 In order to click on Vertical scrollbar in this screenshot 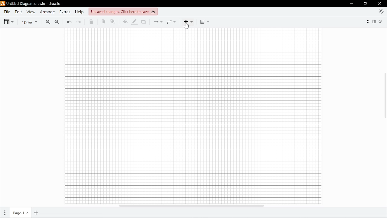, I will do `click(385, 94)`.